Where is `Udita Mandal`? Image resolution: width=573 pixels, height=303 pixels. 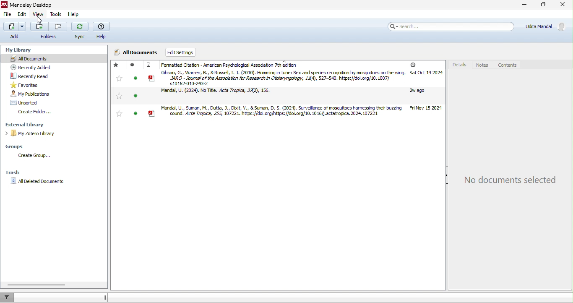
Udita Mandal is located at coordinates (547, 27).